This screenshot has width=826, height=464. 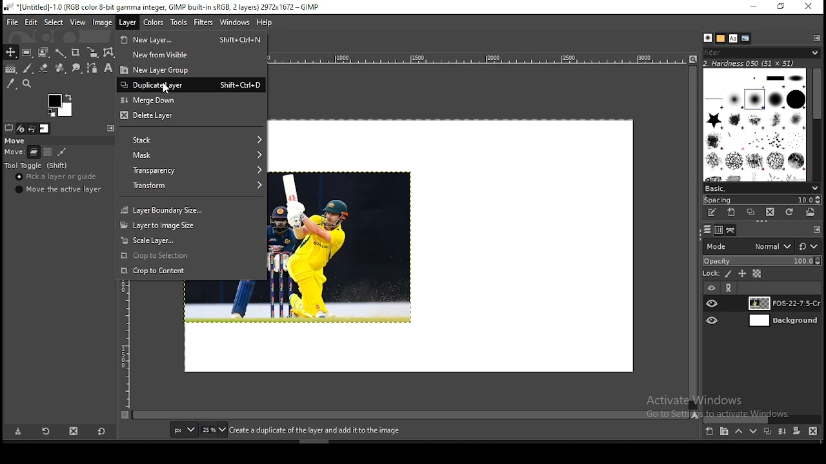 What do you see at coordinates (818, 122) in the screenshot?
I see `Scroll bar` at bounding box center [818, 122].